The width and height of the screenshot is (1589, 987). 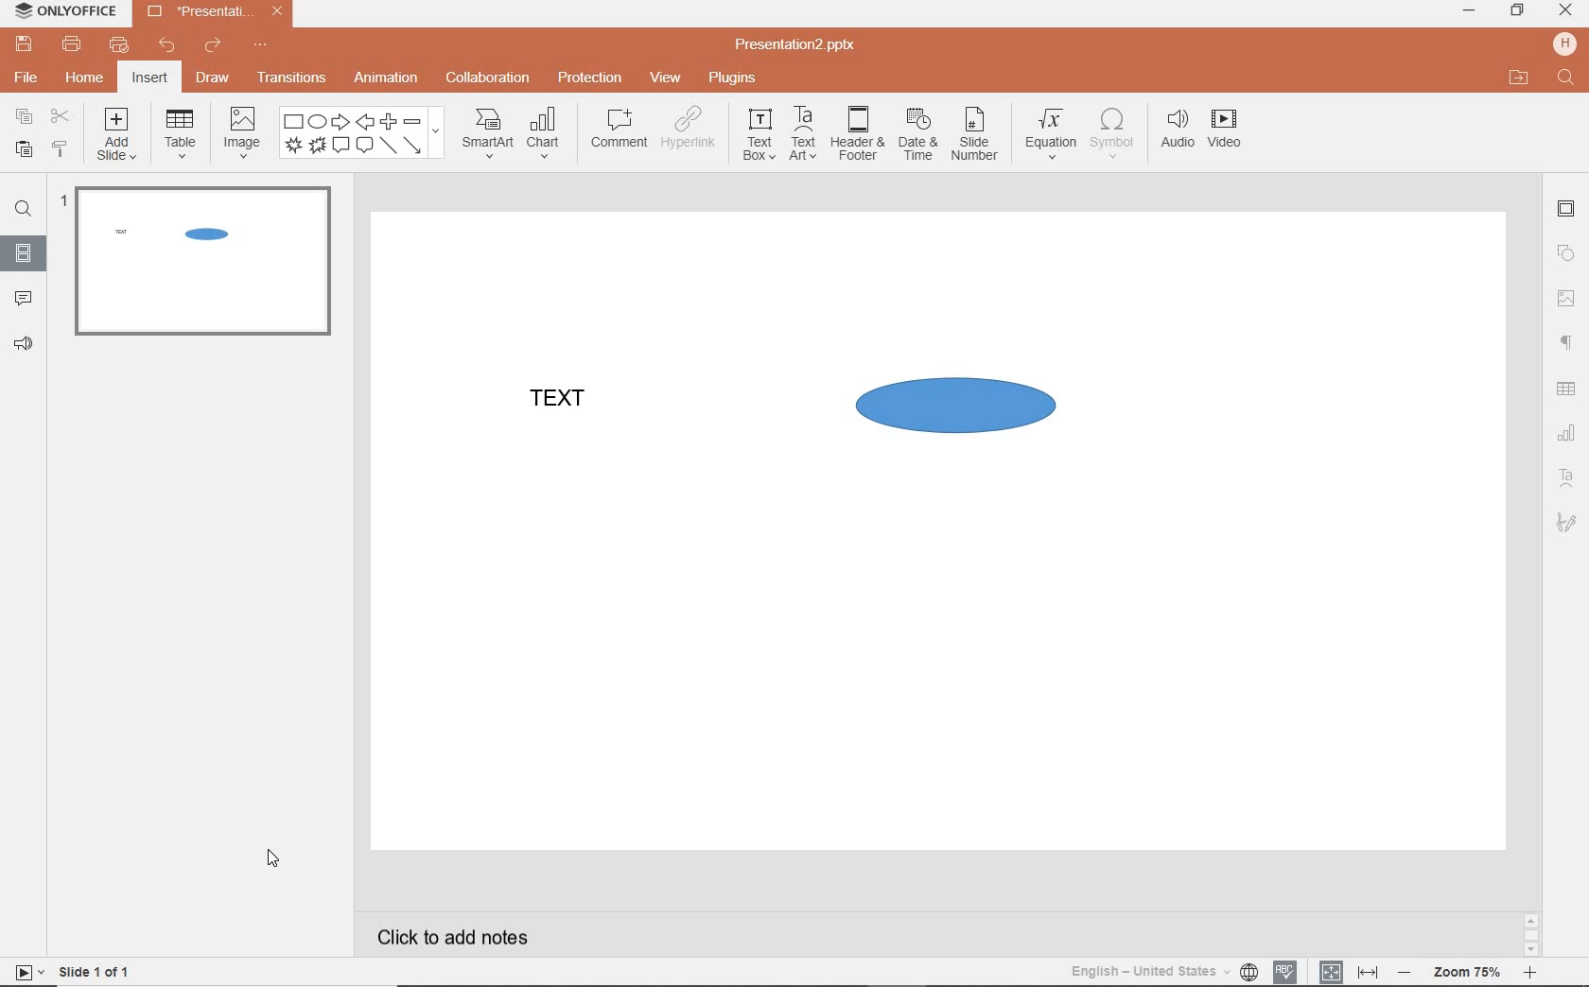 What do you see at coordinates (292, 77) in the screenshot?
I see `transitions` at bounding box center [292, 77].